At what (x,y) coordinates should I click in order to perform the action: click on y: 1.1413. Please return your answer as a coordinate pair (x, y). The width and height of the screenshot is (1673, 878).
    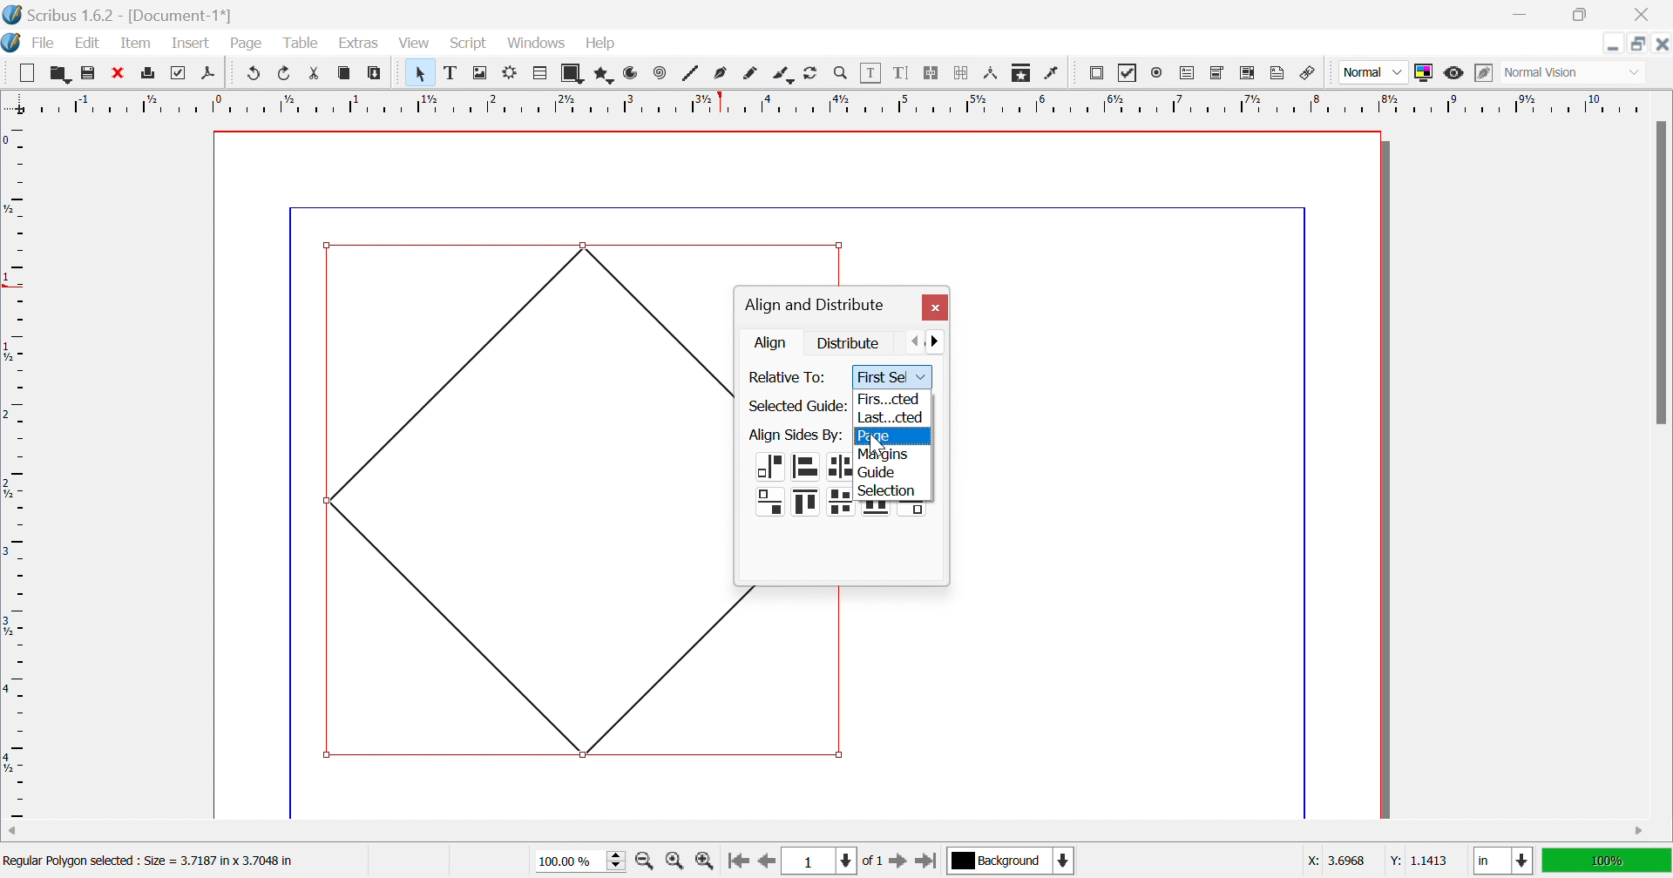
    Looking at the image, I should click on (1417, 861).